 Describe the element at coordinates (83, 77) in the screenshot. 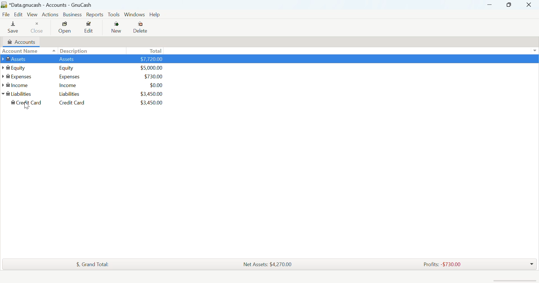

I see `Expenses Expenses $730.00` at that location.